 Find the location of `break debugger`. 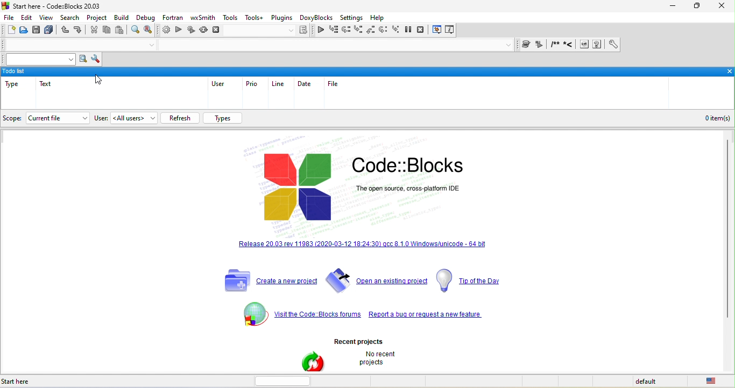

break debugger is located at coordinates (412, 31).